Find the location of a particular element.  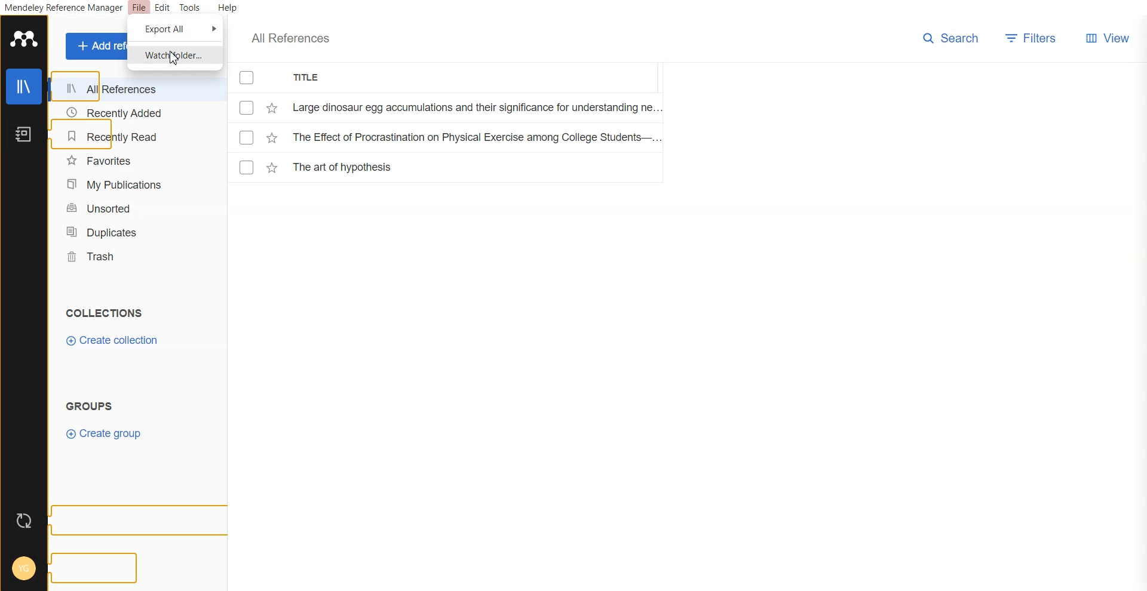

File is located at coordinates (448, 167).